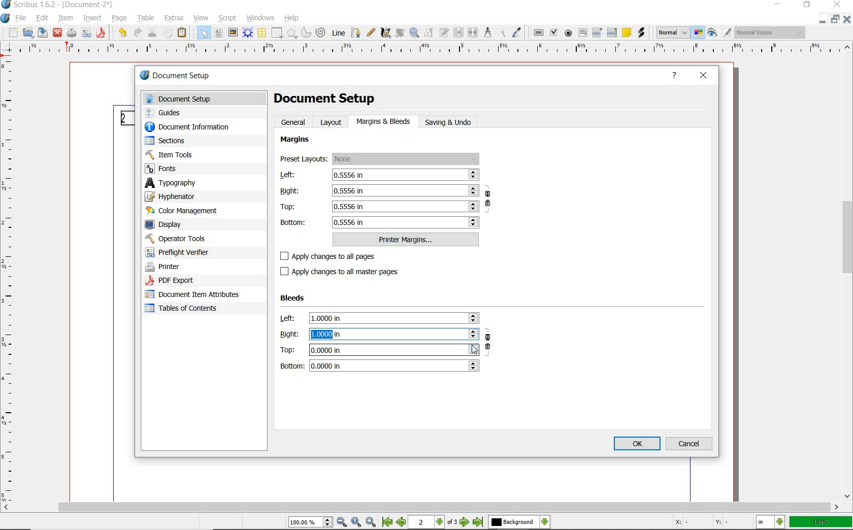 The width and height of the screenshot is (853, 530). Describe the element at coordinates (519, 522) in the screenshot. I see `select the current layer` at that location.